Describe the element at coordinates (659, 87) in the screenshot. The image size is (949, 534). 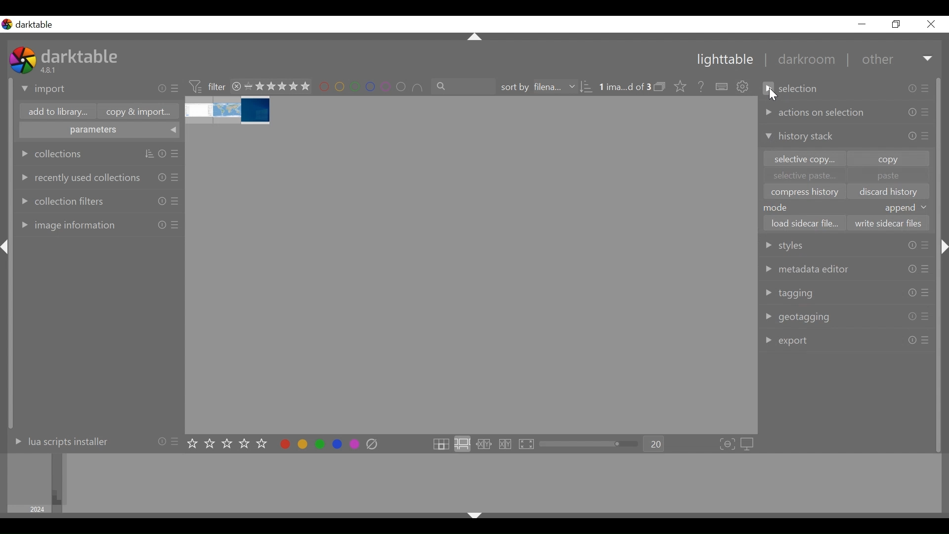
I see `expand/collapse grouped images` at that location.